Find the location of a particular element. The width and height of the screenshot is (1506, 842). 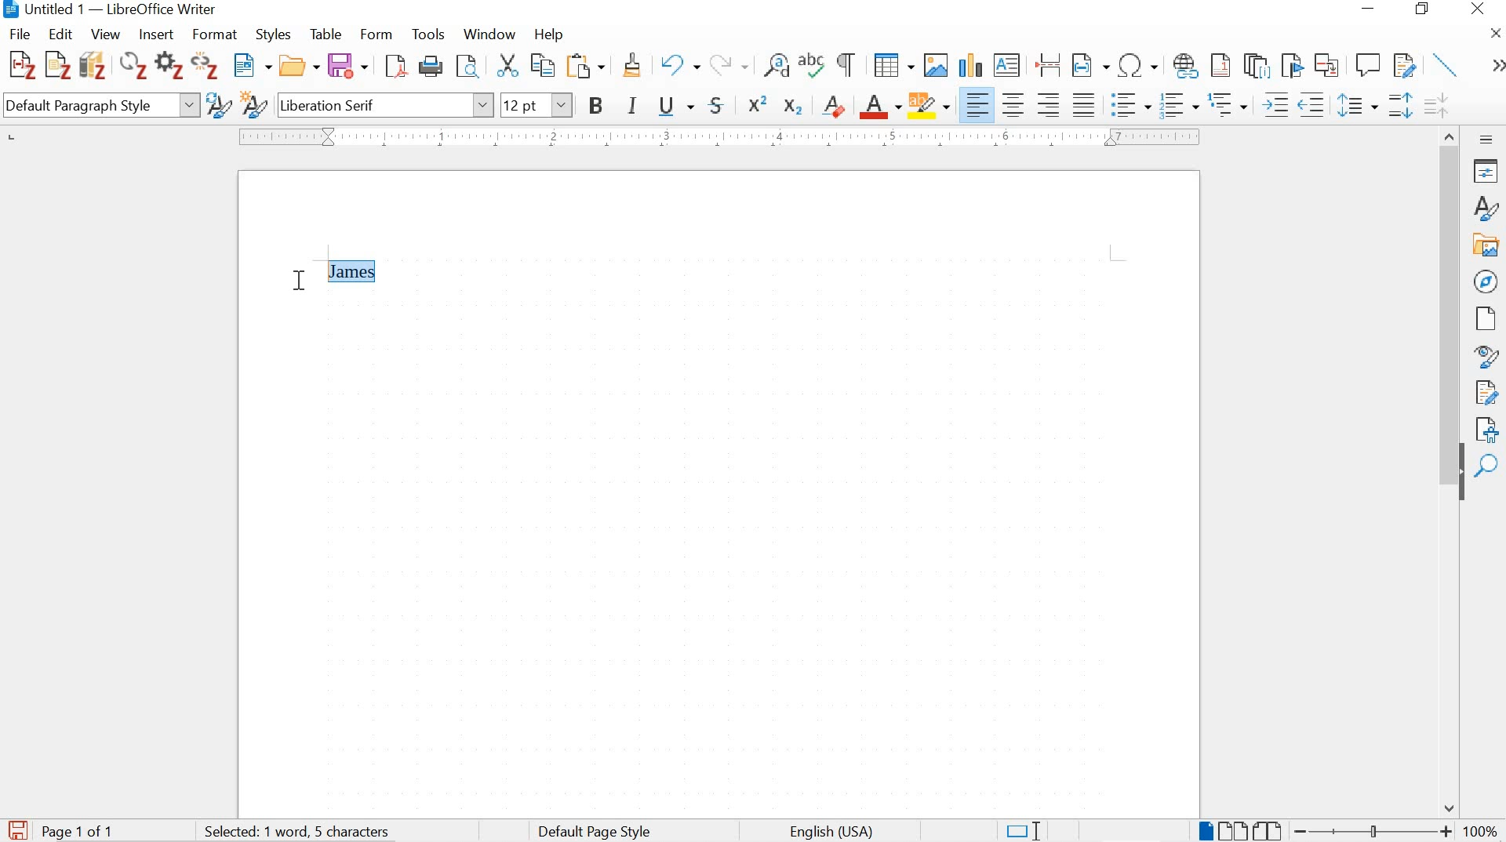

accessibility check is located at coordinates (1488, 429).